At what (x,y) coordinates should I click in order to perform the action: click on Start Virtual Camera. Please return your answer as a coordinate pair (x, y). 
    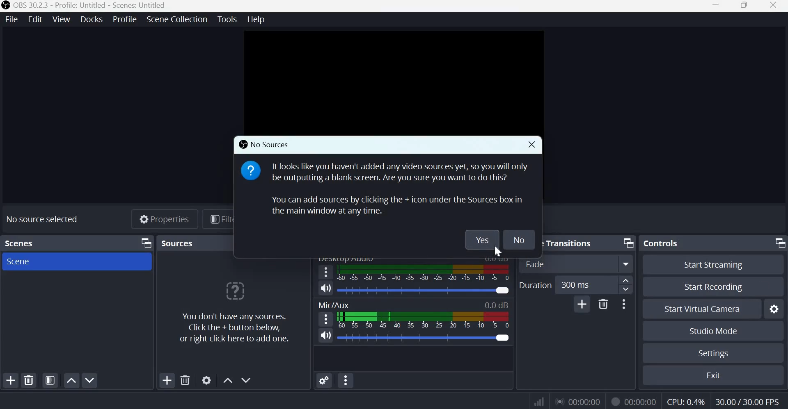
    Looking at the image, I should click on (701, 309).